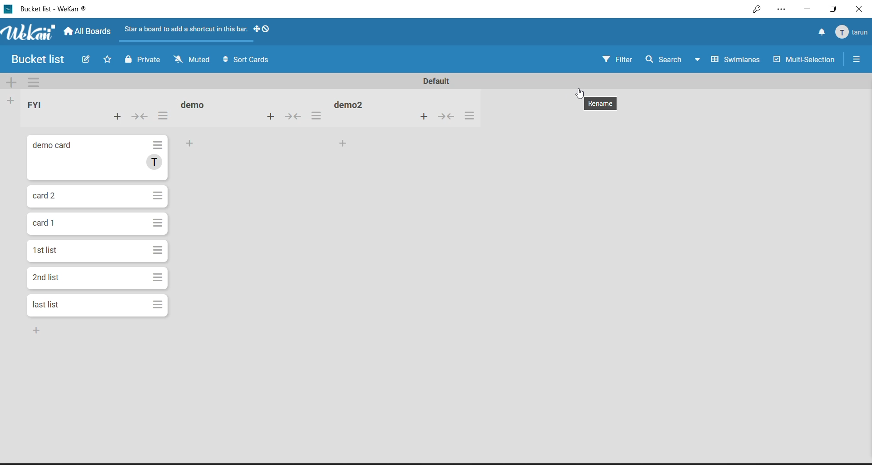 The image size is (872, 465). I want to click on click to star this board, so click(107, 59).